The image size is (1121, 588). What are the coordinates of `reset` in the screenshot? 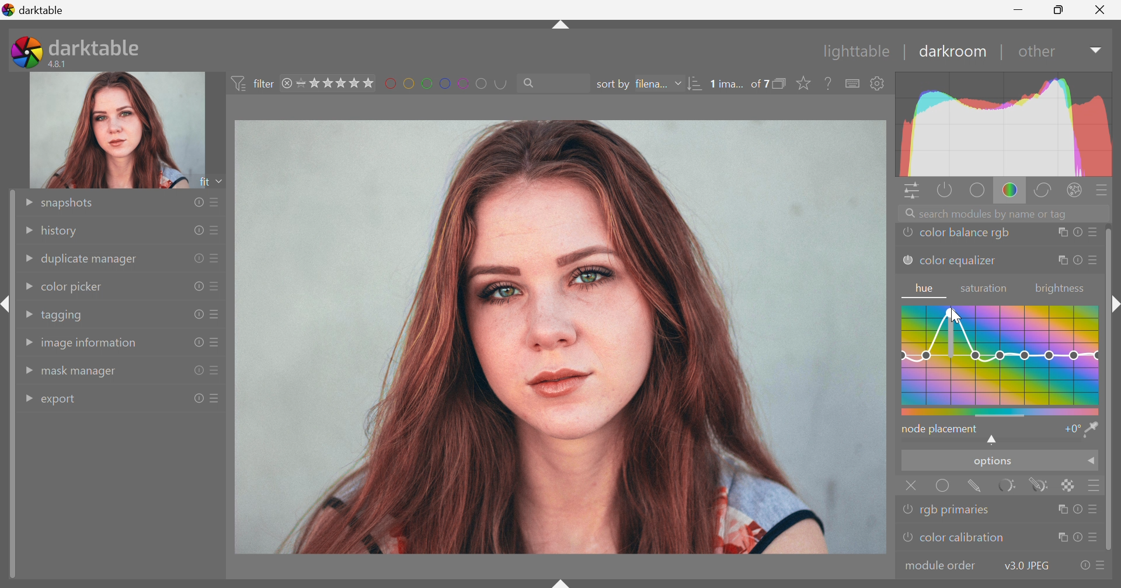 It's located at (1077, 261).